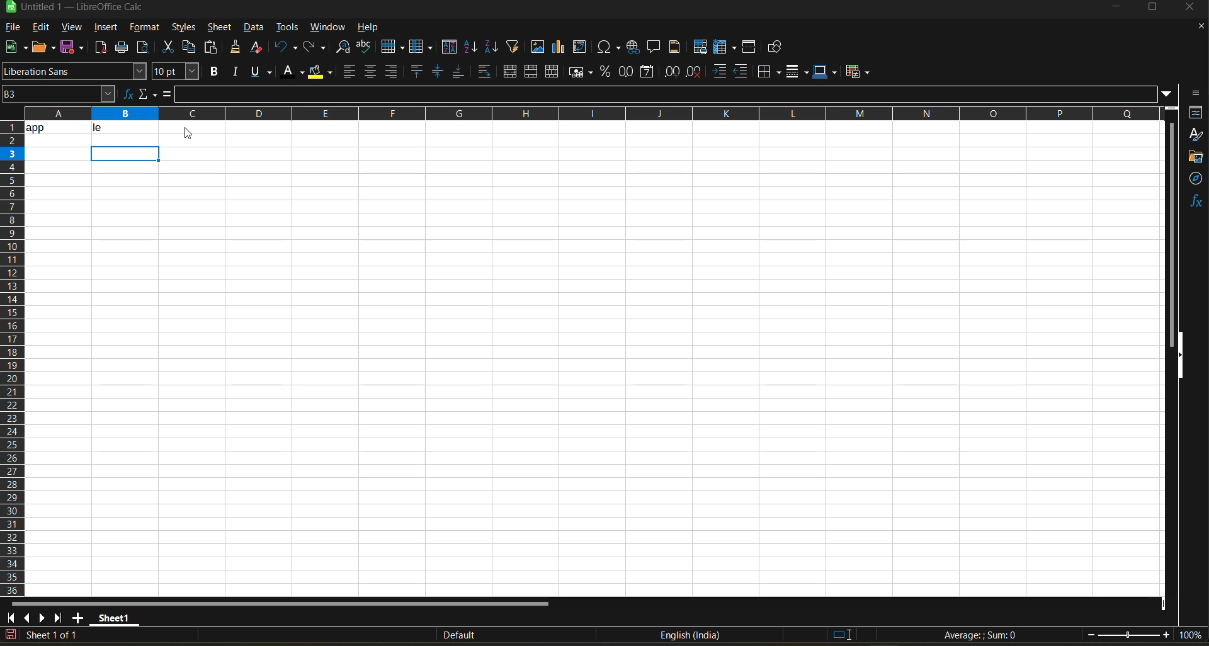  What do you see at coordinates (826, 71) in the screenshot?
I see `border color` at bounding box center [826, 71].